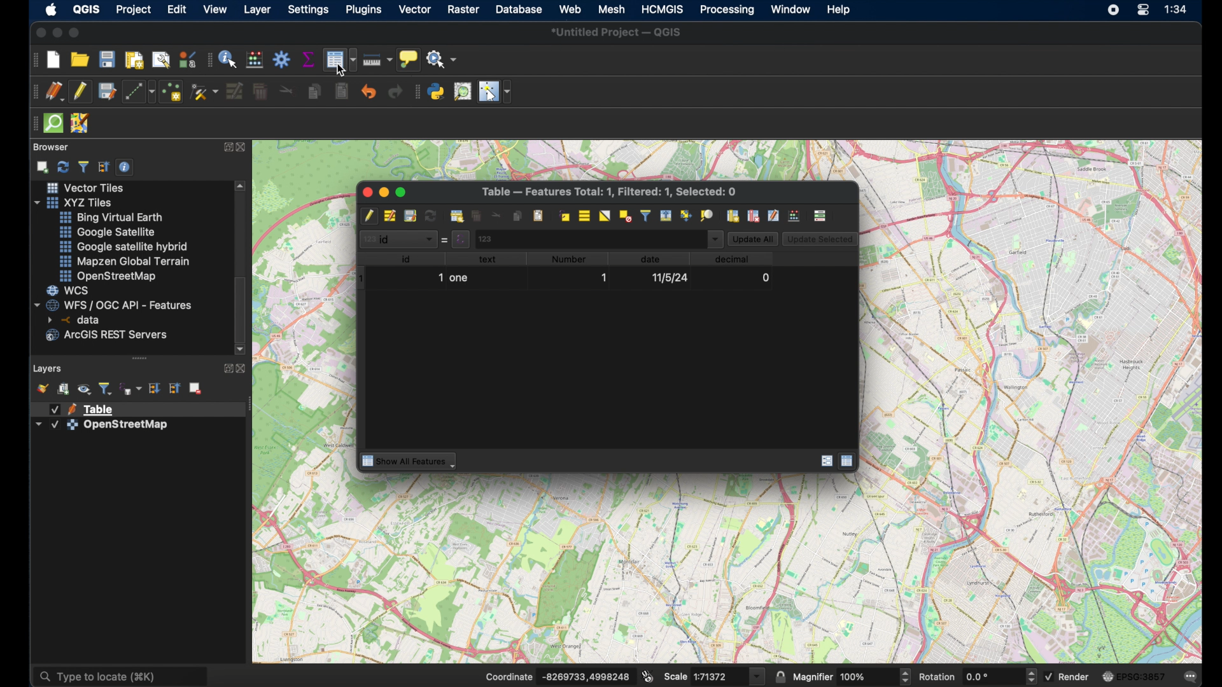  I want to click on id, so click(407, 258).